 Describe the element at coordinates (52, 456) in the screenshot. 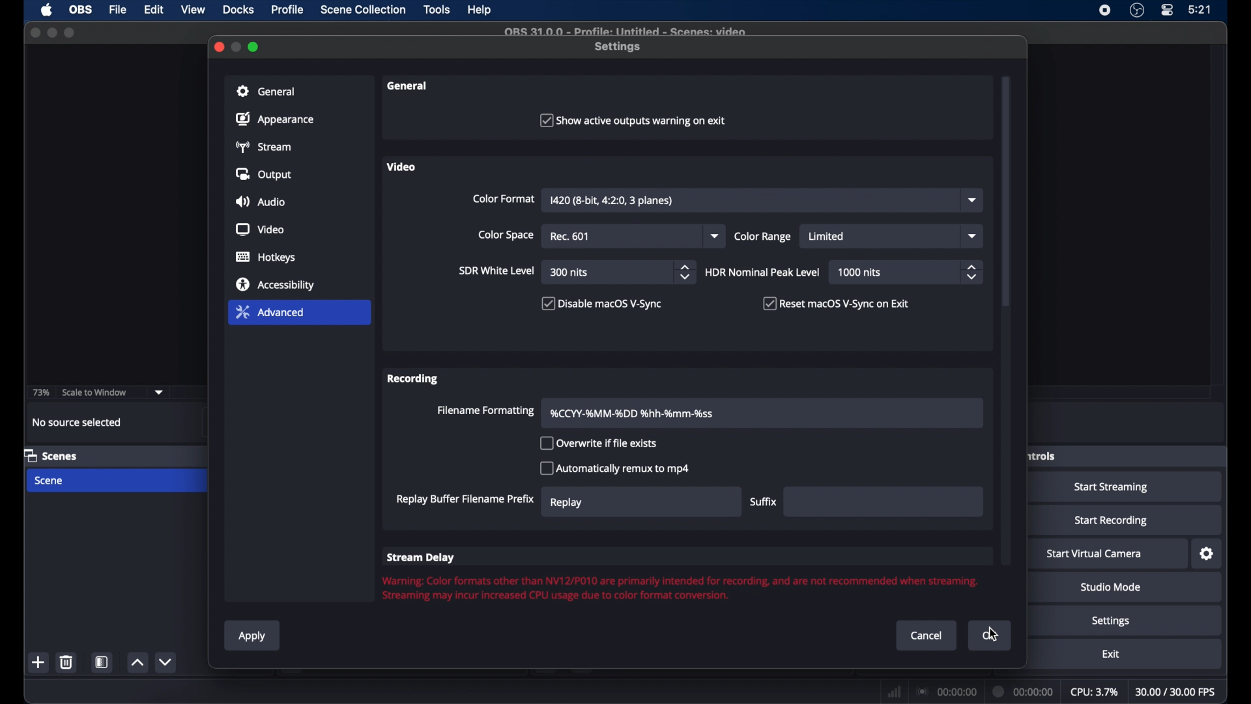

I see `scenes` at that location.